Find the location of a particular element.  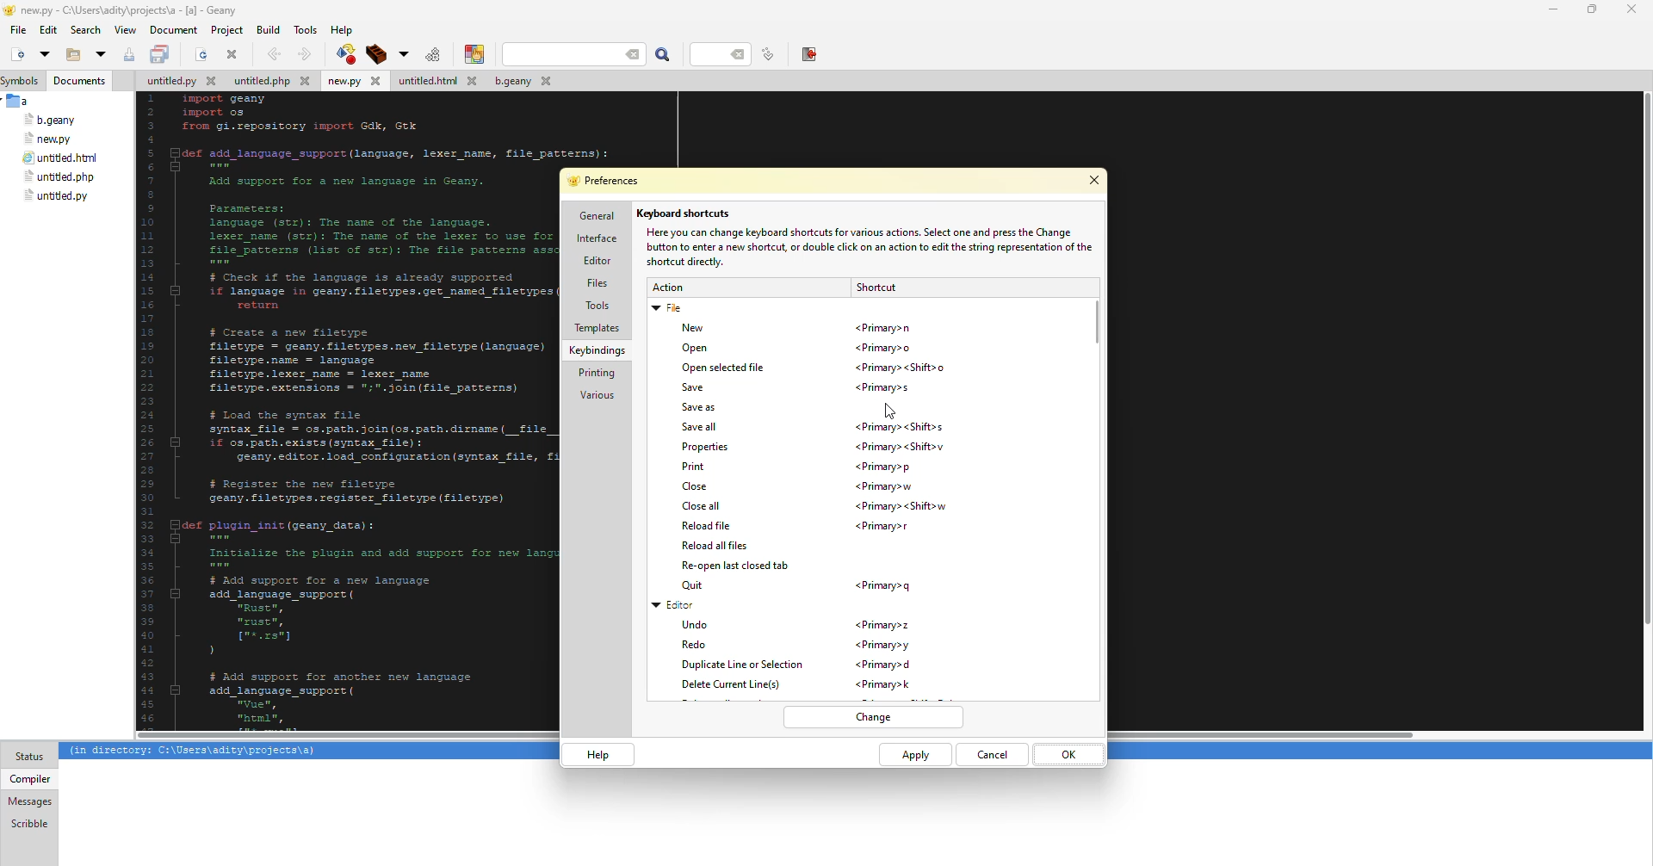

various is located at coordinates (597, 395).